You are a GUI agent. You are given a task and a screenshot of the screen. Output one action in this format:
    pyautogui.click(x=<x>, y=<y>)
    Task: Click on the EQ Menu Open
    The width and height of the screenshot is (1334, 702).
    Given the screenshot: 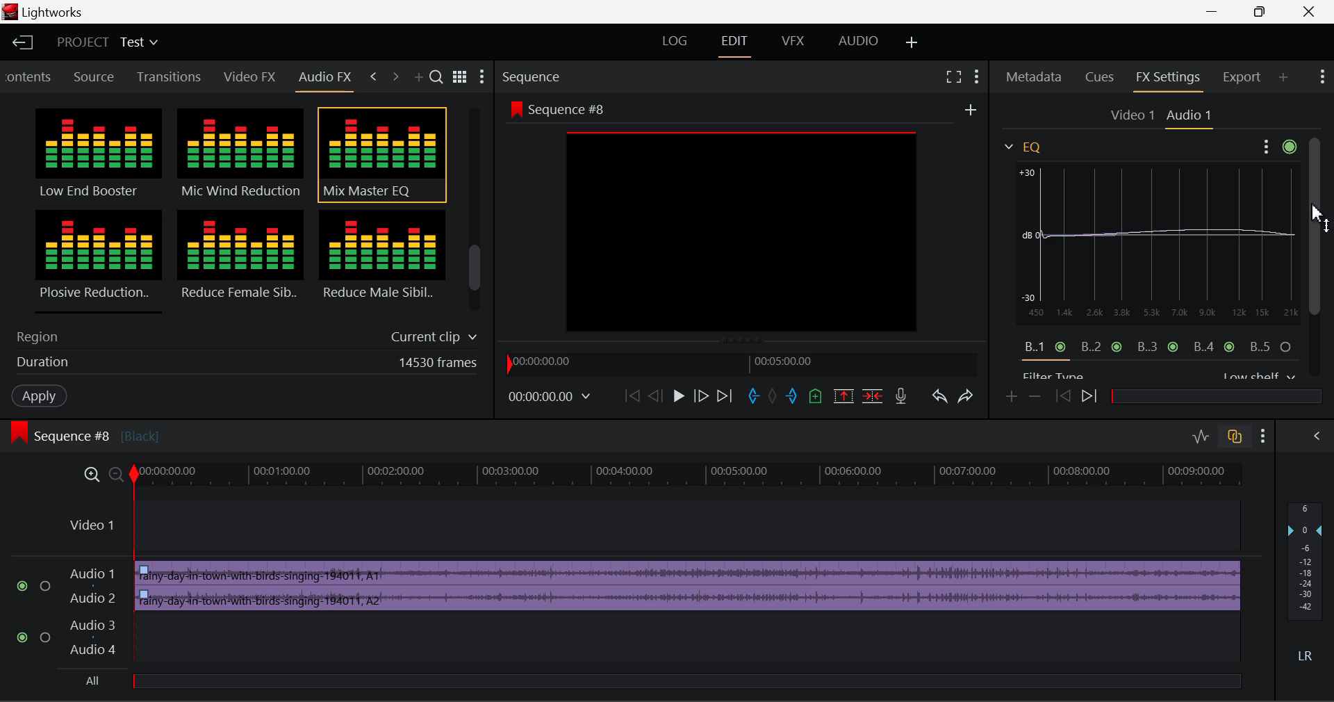 What is the action you would take?
    pyautogui.click(x=1030, y=145)
    